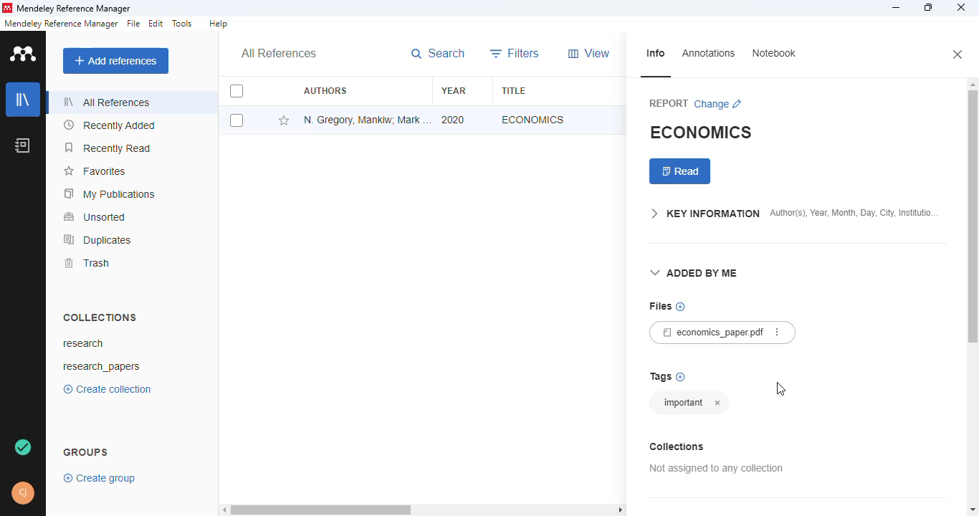  What do you see at coordinates (61, 23) in the screenshot?
I see `mendeley reference manager` at bounding box center [61, 23].